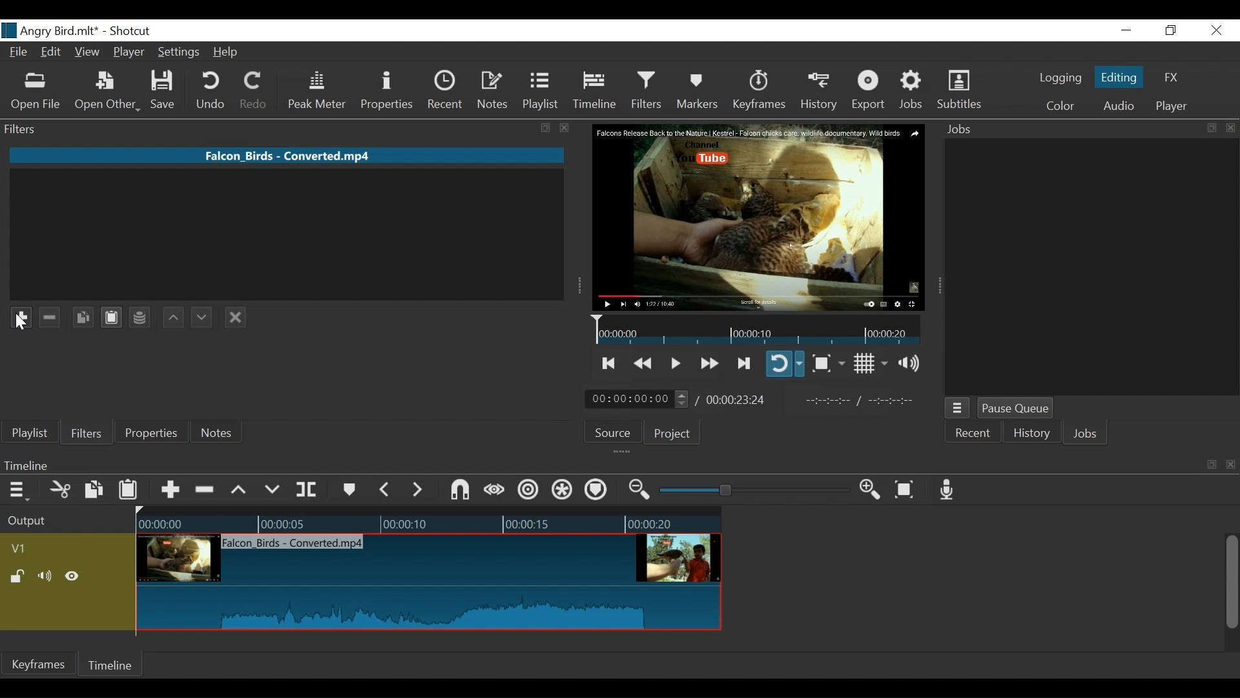 This screenshot has width=1240, height=698. I want to click on Add a filter, so click(20, 314).